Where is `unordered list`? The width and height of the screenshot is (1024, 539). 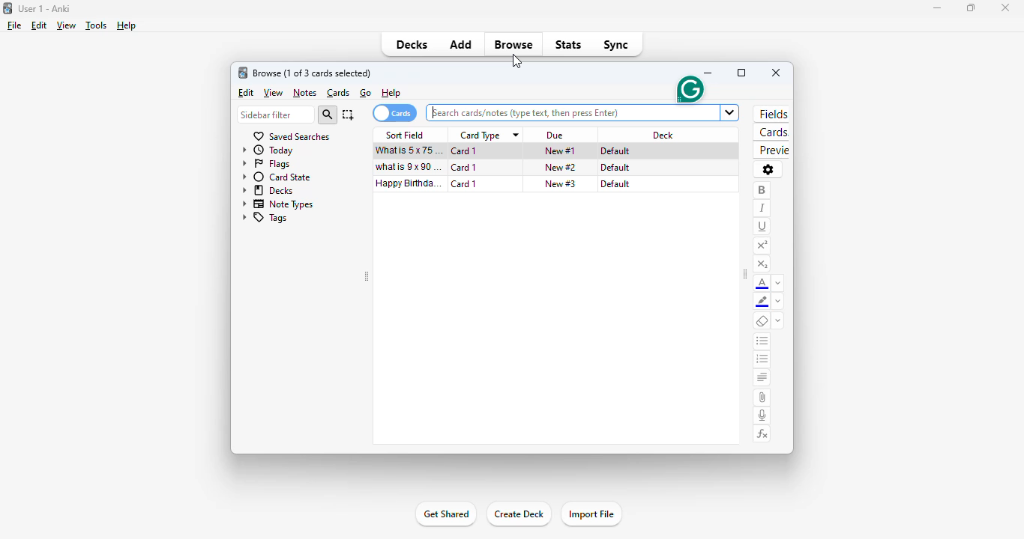
unordered list is located at coordinates (762, 341).